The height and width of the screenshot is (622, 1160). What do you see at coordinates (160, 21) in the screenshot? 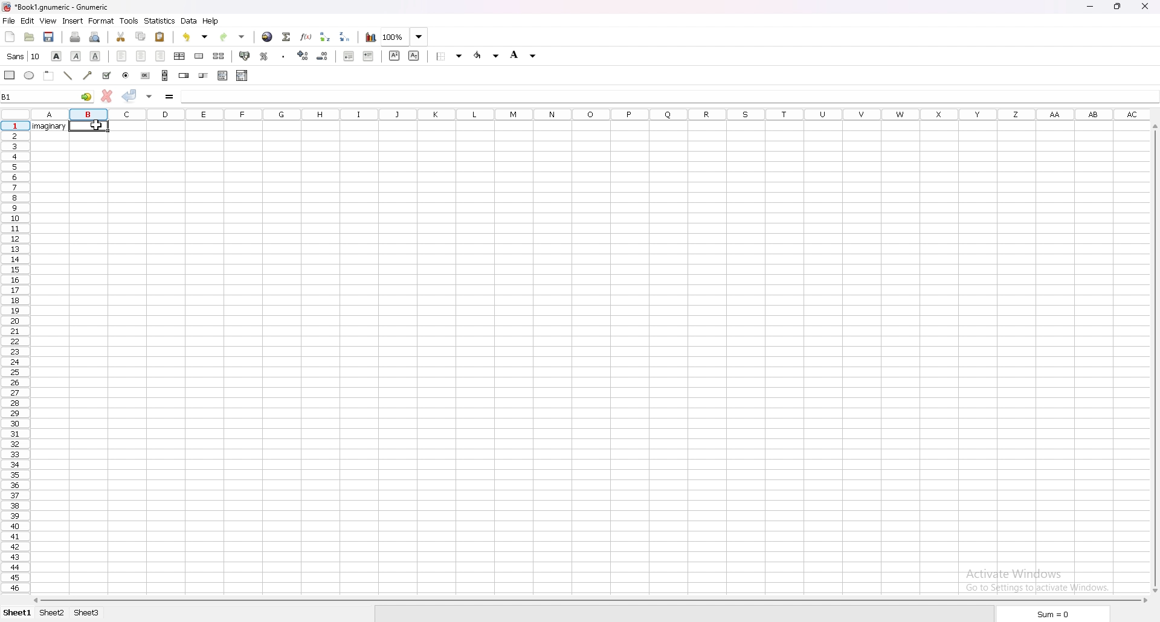
I see `statistics` at bounding box center [160, 21].